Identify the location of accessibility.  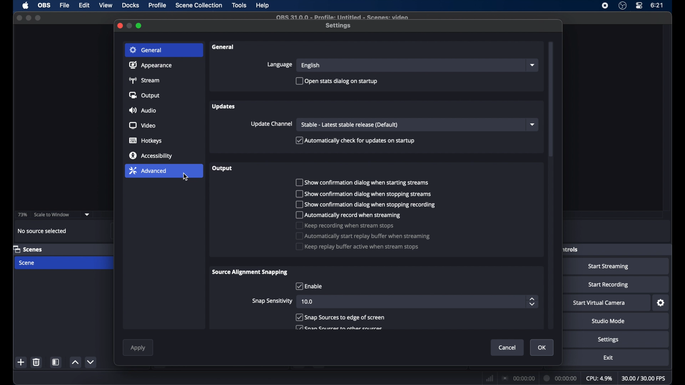
(151, 155).